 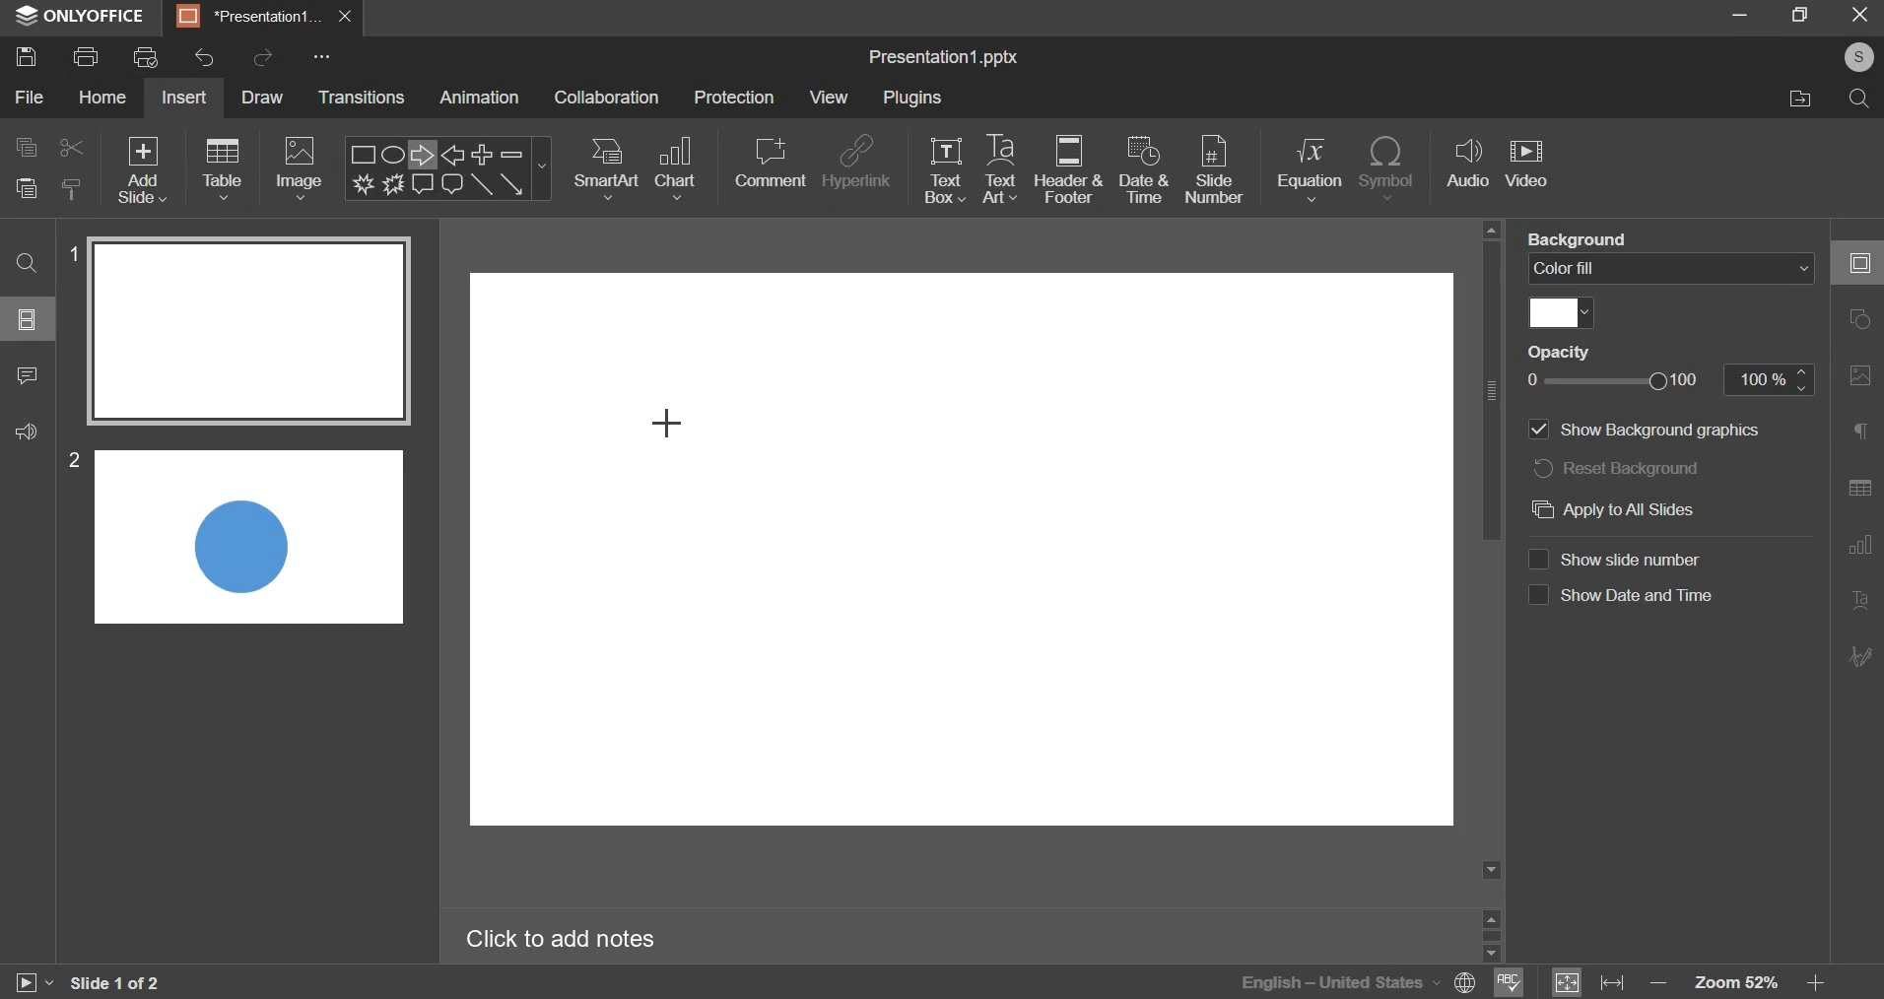 What do you see at coordinates (29, 97) in the screenshot?
I see `file` at bounding box center [29, 97].